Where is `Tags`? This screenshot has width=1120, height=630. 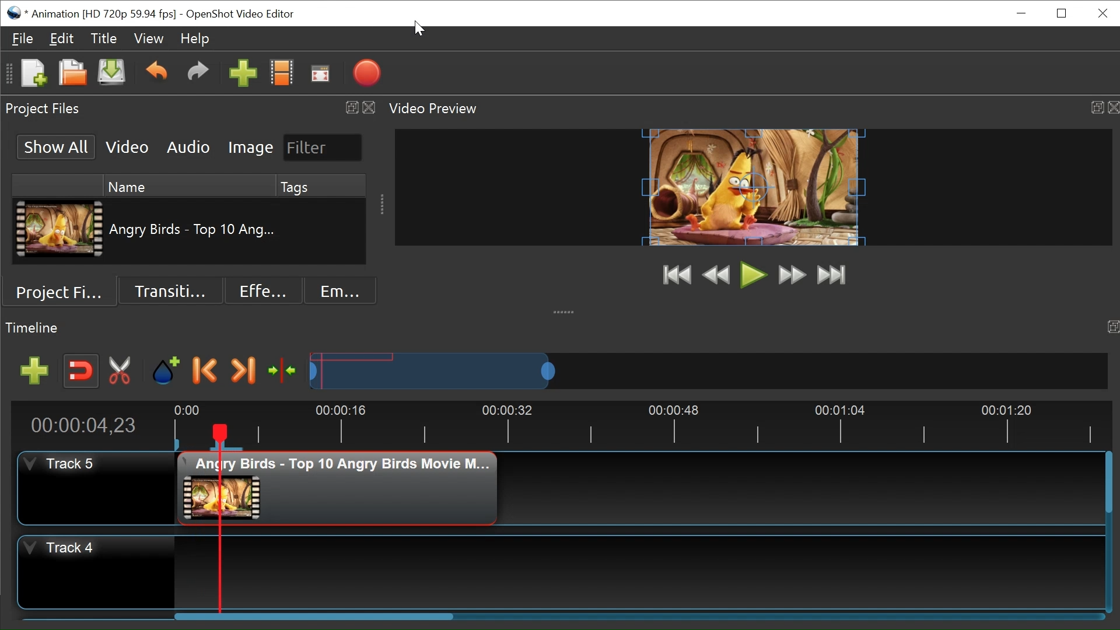
Tags is located at coordinates (321, 185).